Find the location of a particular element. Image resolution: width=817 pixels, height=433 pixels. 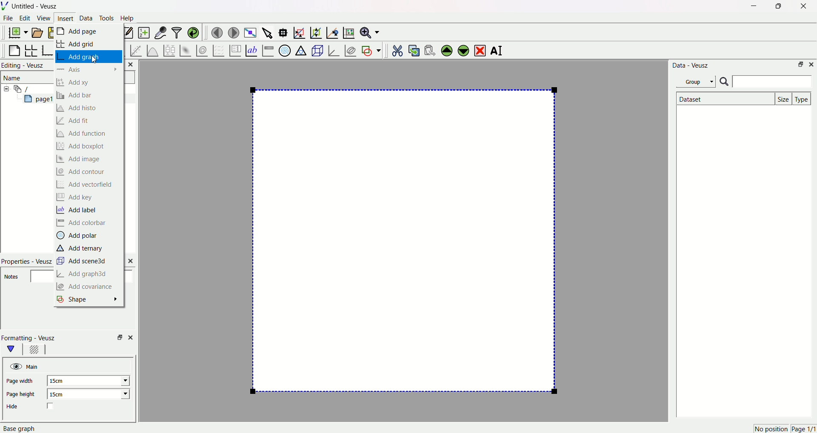

zoom the graph axes is located at coordinates (314, 31).